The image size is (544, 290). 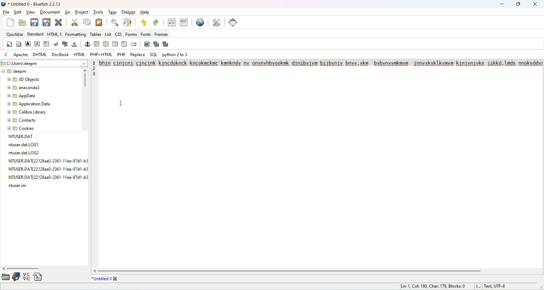 I want to click on file name, so click(x=24, y=152).